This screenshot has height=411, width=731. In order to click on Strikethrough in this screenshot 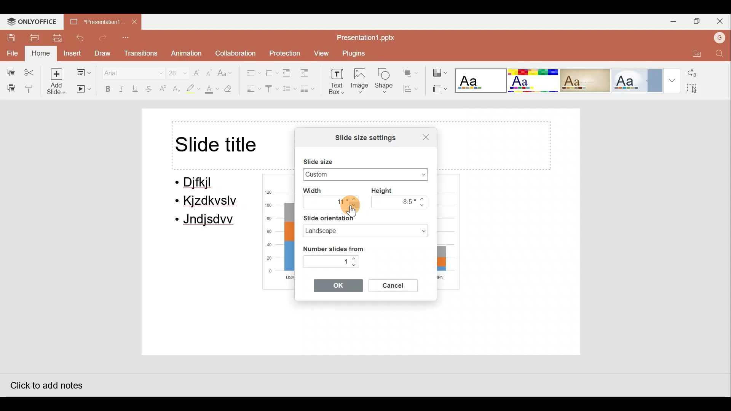, I will do `click(150, 90)`.